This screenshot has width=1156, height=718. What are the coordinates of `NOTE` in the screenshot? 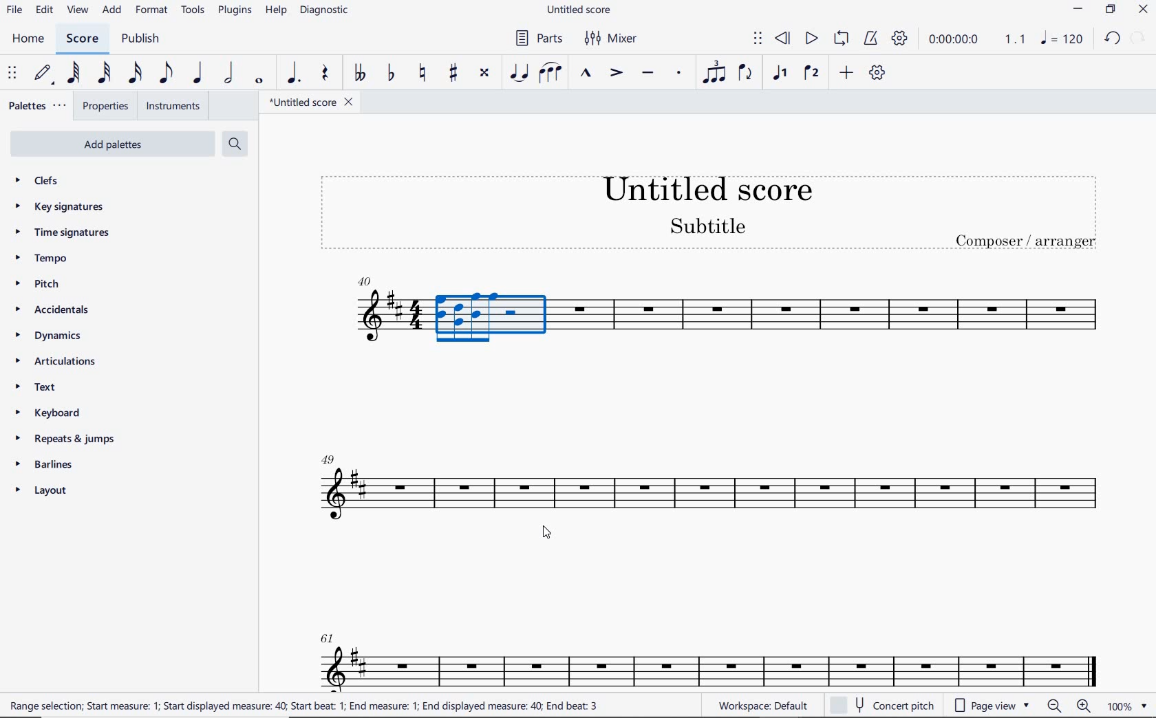 It's located at (1061, 39).